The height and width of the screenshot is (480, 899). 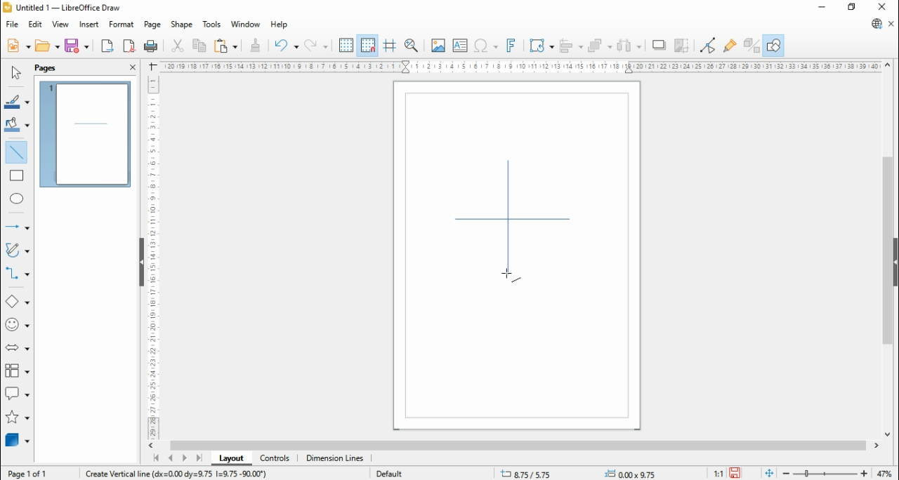 What do you see at coordinates (32, 474) in the screenshot?
I see `page 1 of 1` at bounding box center [32, 474].